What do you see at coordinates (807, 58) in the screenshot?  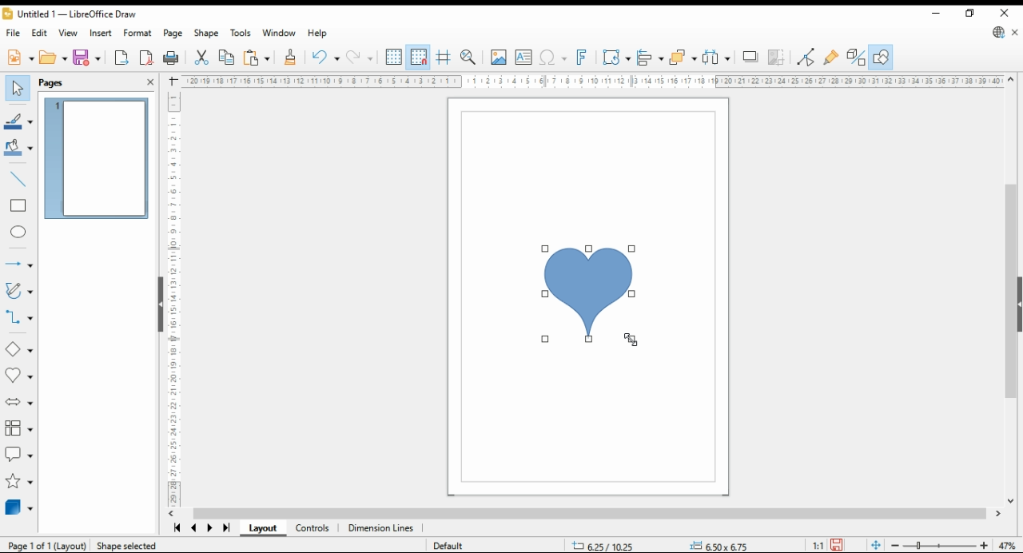 I see `toggle point edit mode` at bounding box center [807, 58].